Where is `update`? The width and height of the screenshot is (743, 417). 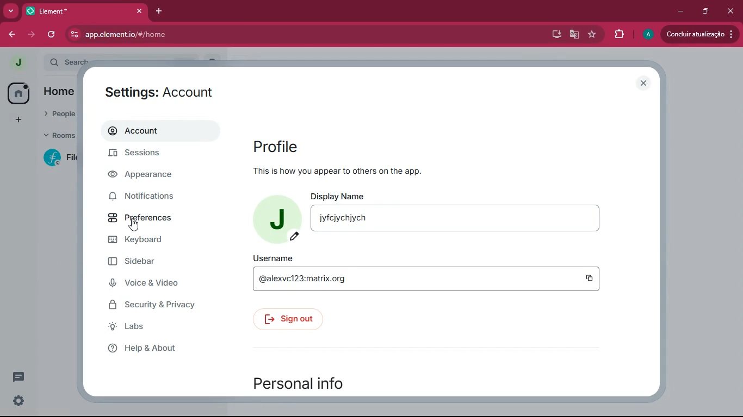 update is located at coordinates (698, 34).